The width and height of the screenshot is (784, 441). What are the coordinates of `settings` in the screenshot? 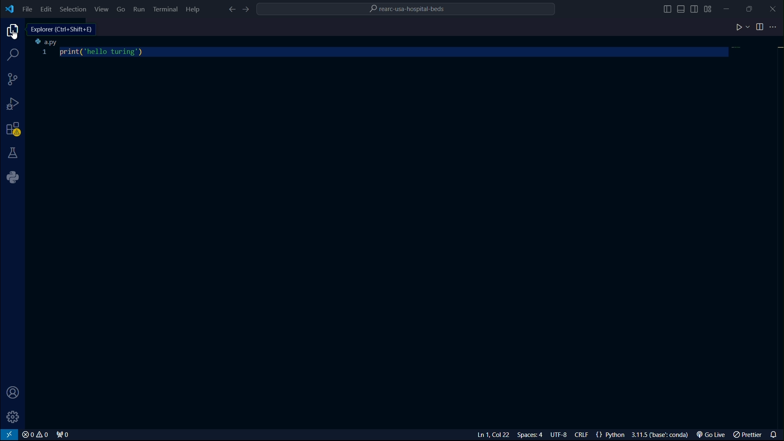 It's located at (14, 417).